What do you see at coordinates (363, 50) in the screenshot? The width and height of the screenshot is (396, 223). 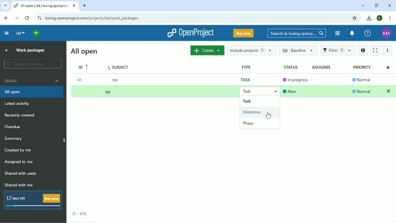 I see `Open details view` at bounding box center [363, 50].